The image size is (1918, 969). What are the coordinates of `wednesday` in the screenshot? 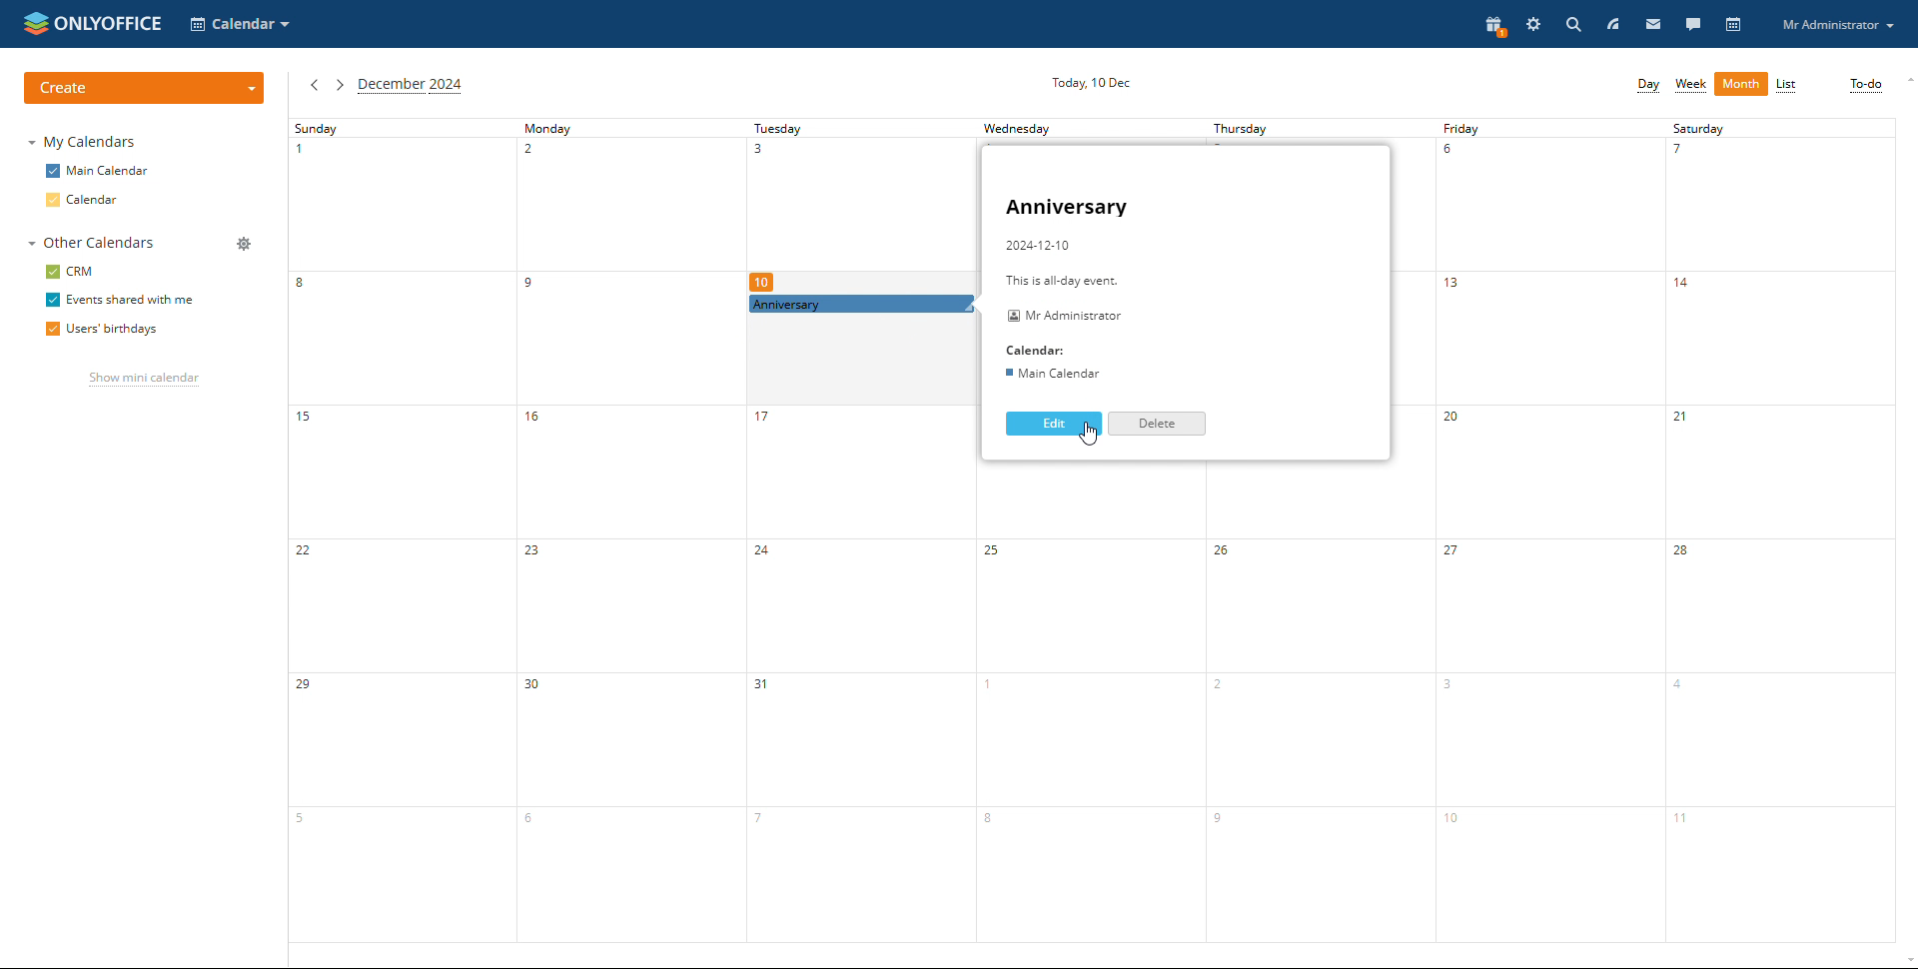 It's located at (1099, 700).